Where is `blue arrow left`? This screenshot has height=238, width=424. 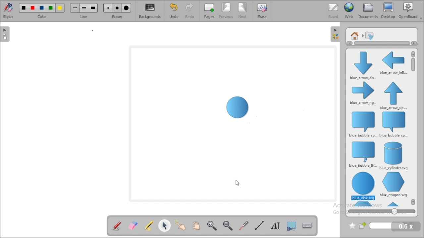 blue arrow left is located at coordinates (393, 62).